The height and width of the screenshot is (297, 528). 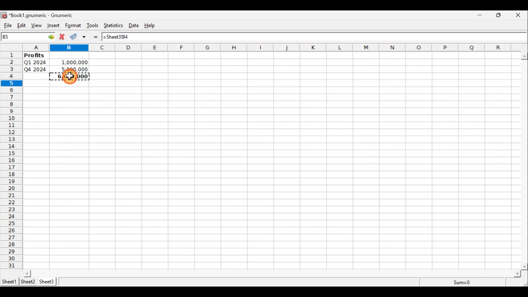 I want to click on Cell name, so click(x=28, y=37).